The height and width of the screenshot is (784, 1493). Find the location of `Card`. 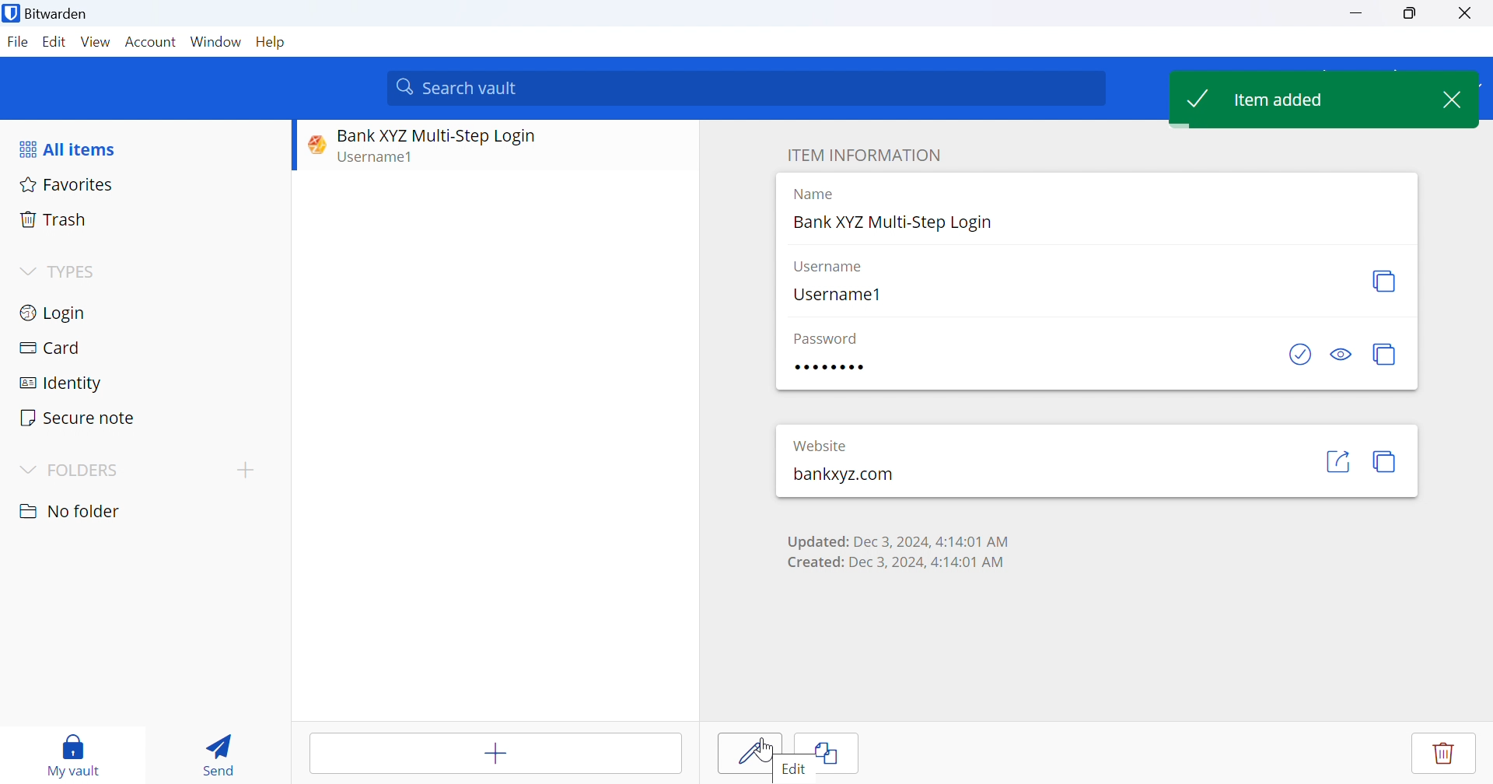

Card is located at coordinates (51, 347).